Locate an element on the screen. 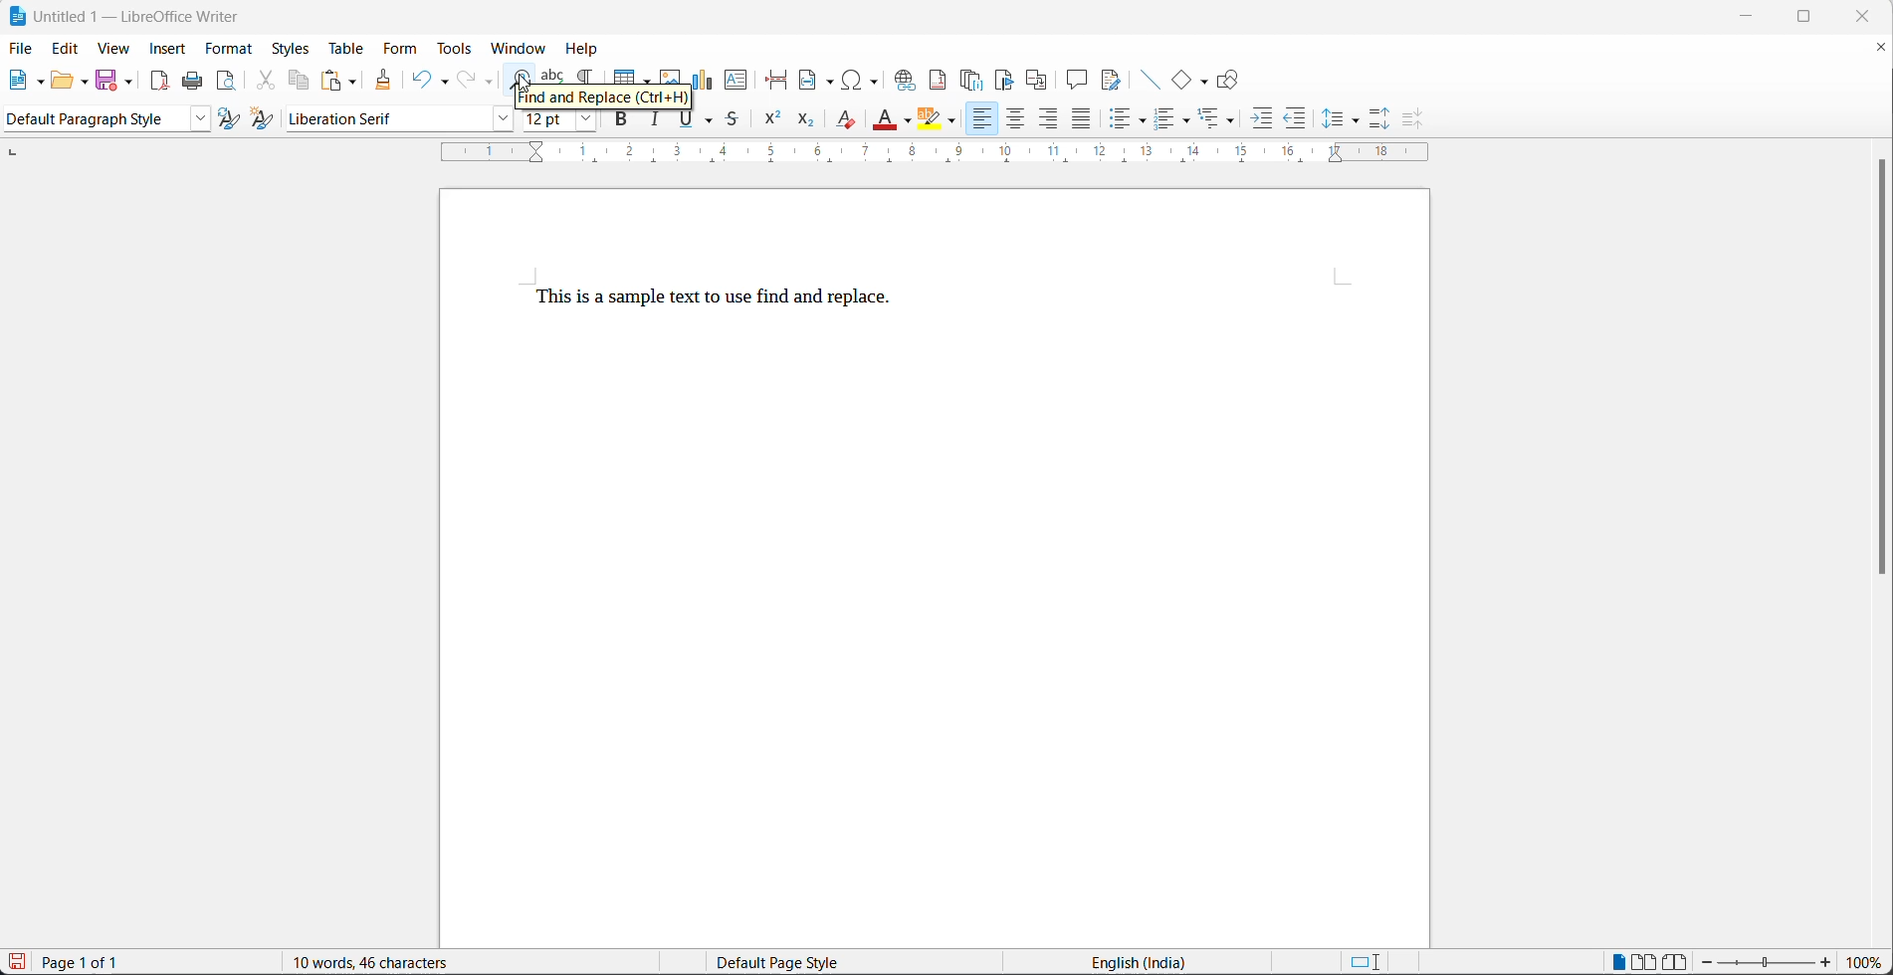 The width and height of the screenshot is (1893, 975). undo is located at coordinates (421, 78).